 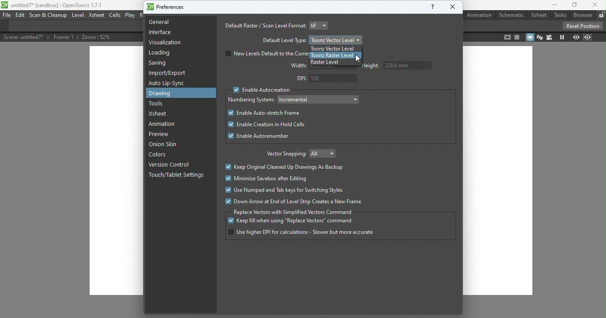 I want to click on Enable create in hold cells, so click(x=275, y=124).